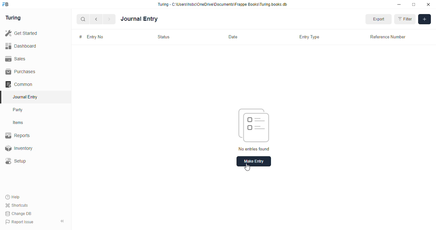  Describe the element at coordinates (18, 135) in the screenshot. I see `reports` at that location.